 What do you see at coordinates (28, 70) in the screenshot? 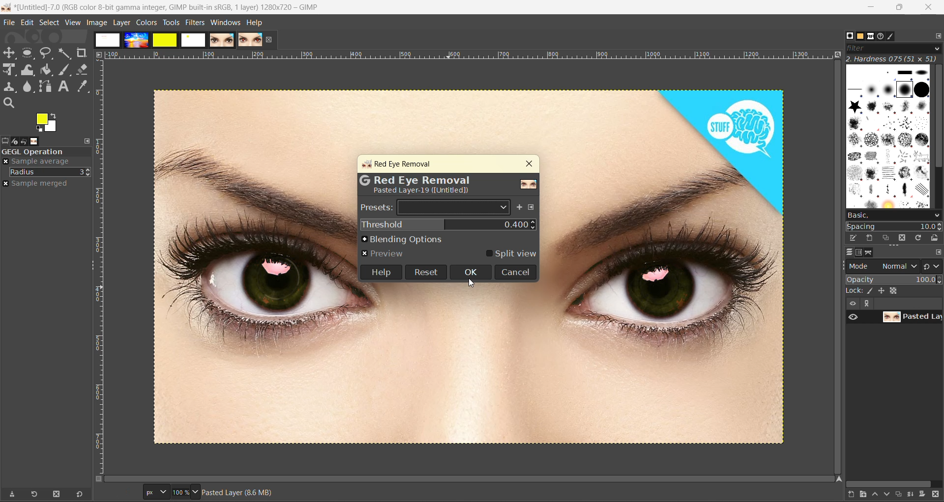
I see `wrap transform` at bounding box center [28, 70].